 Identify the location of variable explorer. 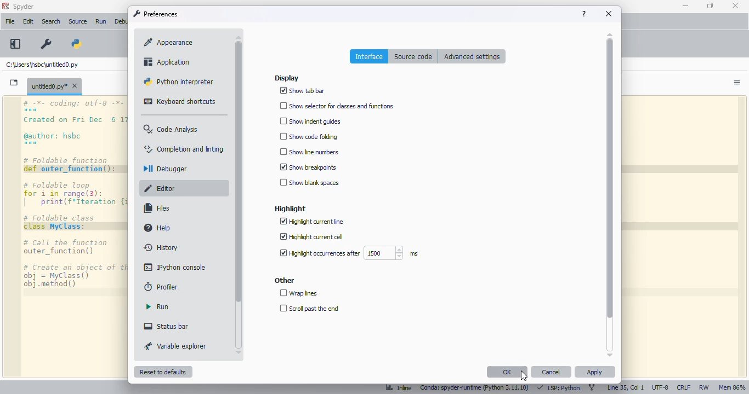
(175, 346).